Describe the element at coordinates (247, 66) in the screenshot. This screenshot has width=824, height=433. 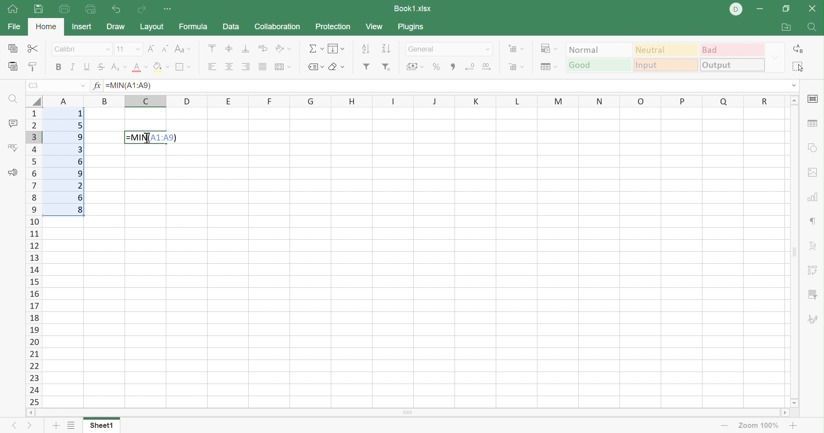
I see `Align Right` at that location.